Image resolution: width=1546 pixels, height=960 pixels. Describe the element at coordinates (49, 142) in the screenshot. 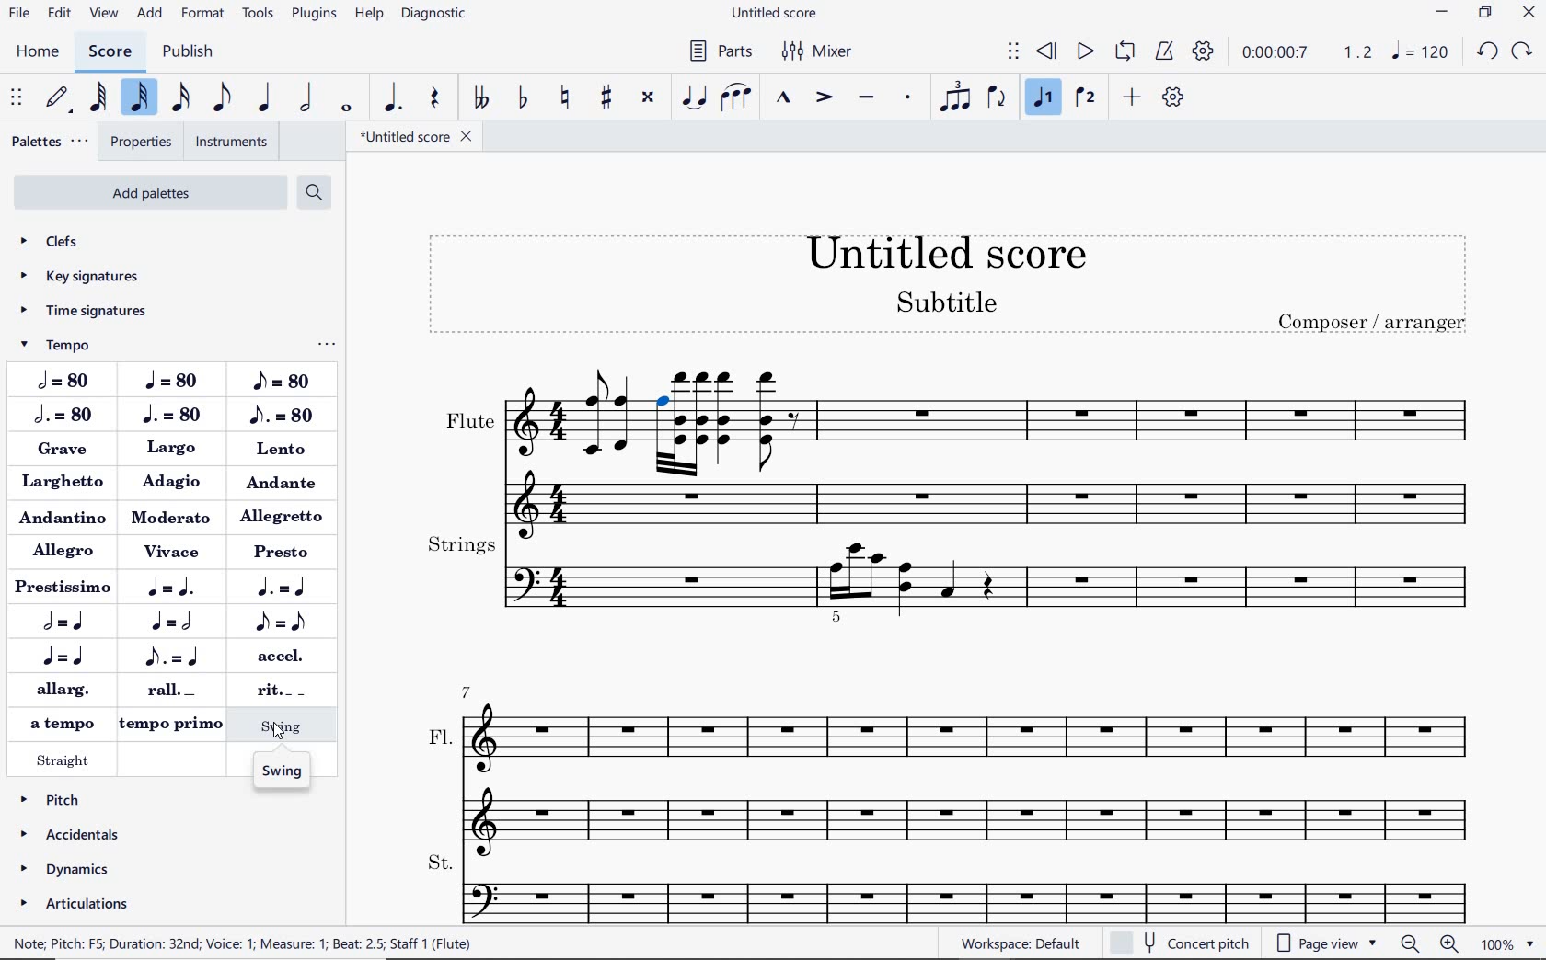

I see `palettes` at that location.